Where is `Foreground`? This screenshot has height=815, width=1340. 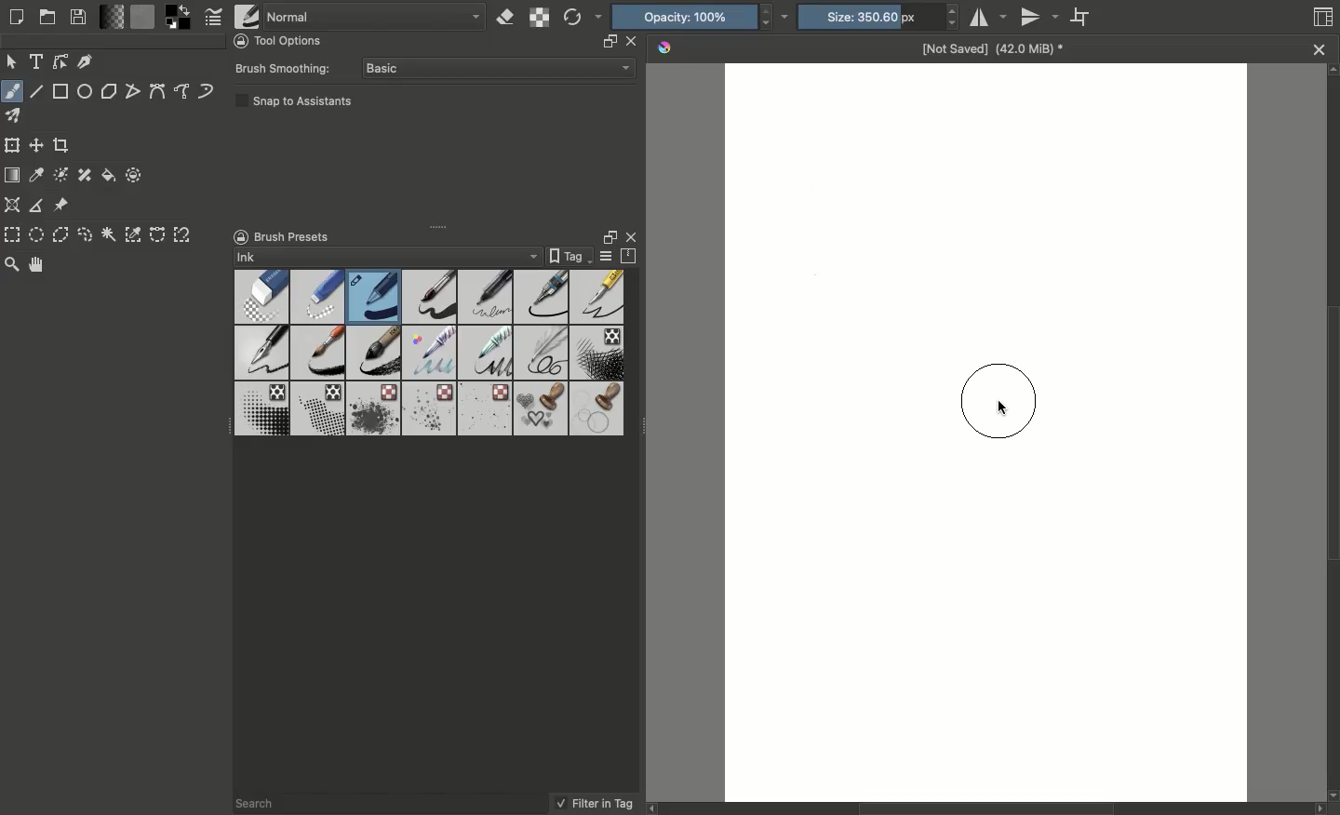 Foreground is located at coordinates (182, 17).